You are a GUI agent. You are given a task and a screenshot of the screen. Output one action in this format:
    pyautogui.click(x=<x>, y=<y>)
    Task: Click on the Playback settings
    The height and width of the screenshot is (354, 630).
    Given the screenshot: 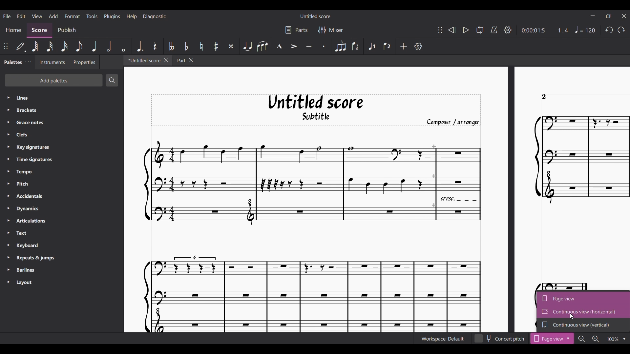 What is the action you would take?
    pyautogui.click(x=508, y=30)
    